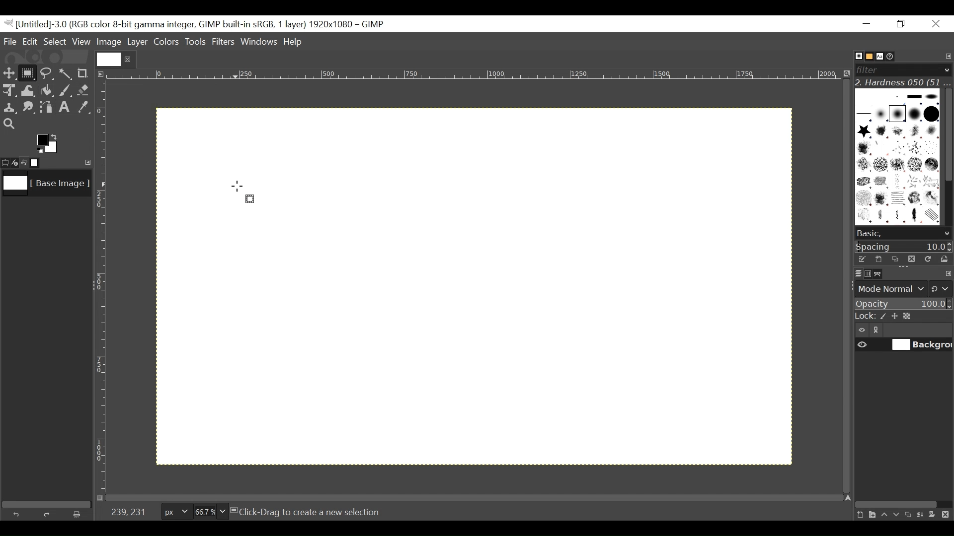 This screenshot has width=954, height=536. I want to click on link/unlink item, so click(878, 332).